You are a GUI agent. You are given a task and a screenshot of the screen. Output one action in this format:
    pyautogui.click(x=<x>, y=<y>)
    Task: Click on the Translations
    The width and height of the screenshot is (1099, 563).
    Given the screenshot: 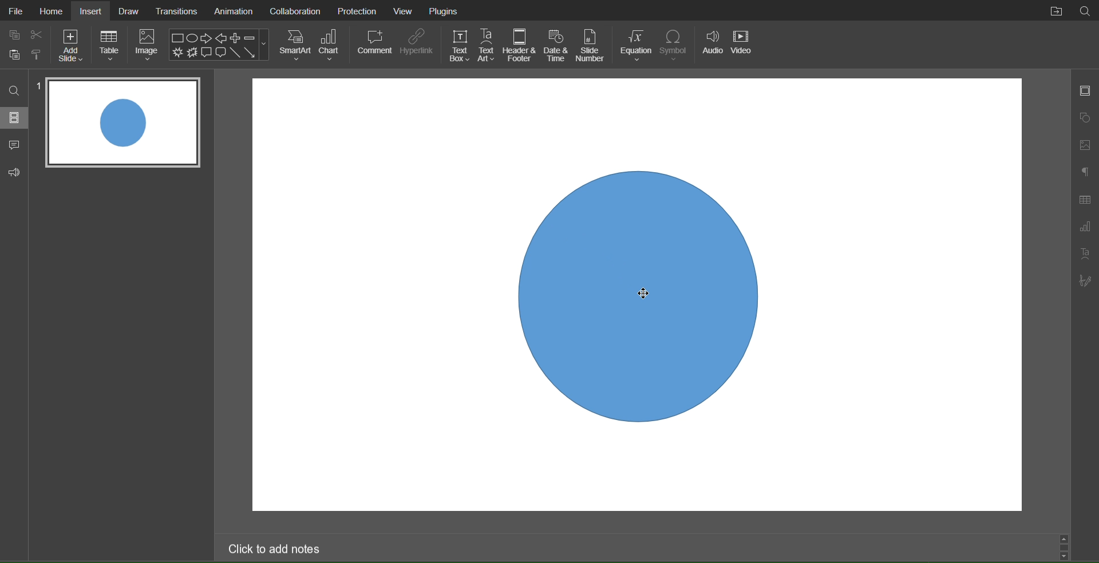 What is the action you would take?
    pyautogui.click(x=177, y=10)
    